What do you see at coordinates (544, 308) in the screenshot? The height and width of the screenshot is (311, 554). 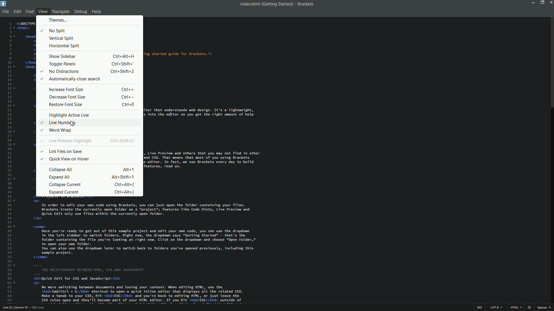 I see `spaces: 4` at bounding box center [544, 308].